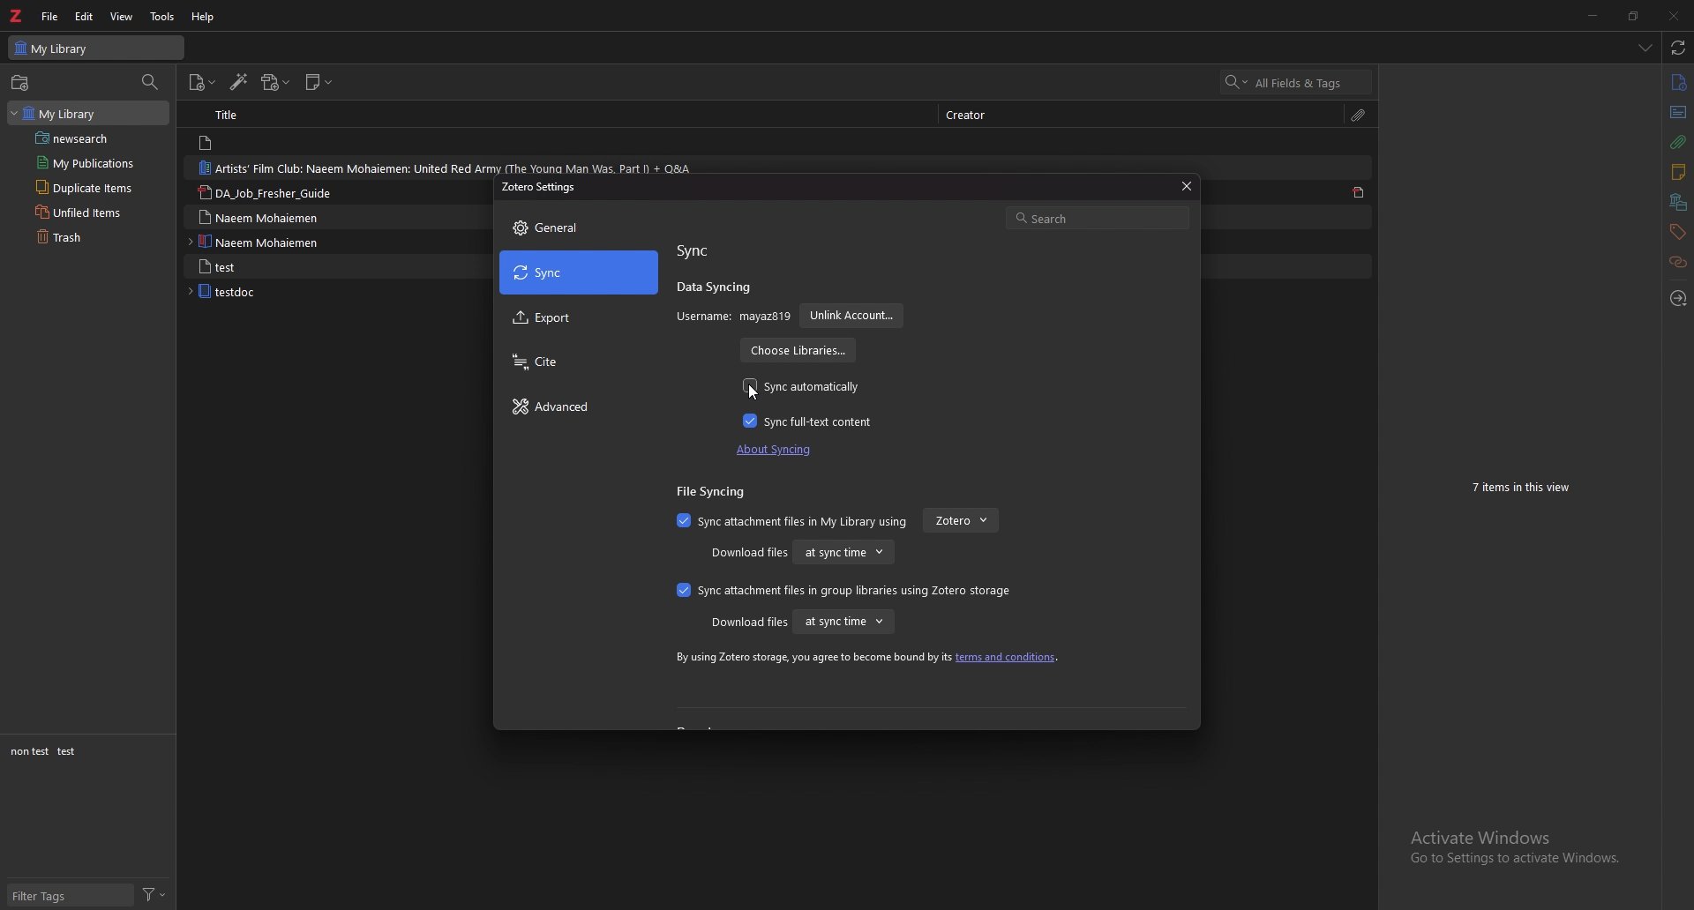 The image size is (1694, 910). Describe the element at coordinates (95, 237) in the screenshot. I see `trash` at that location.